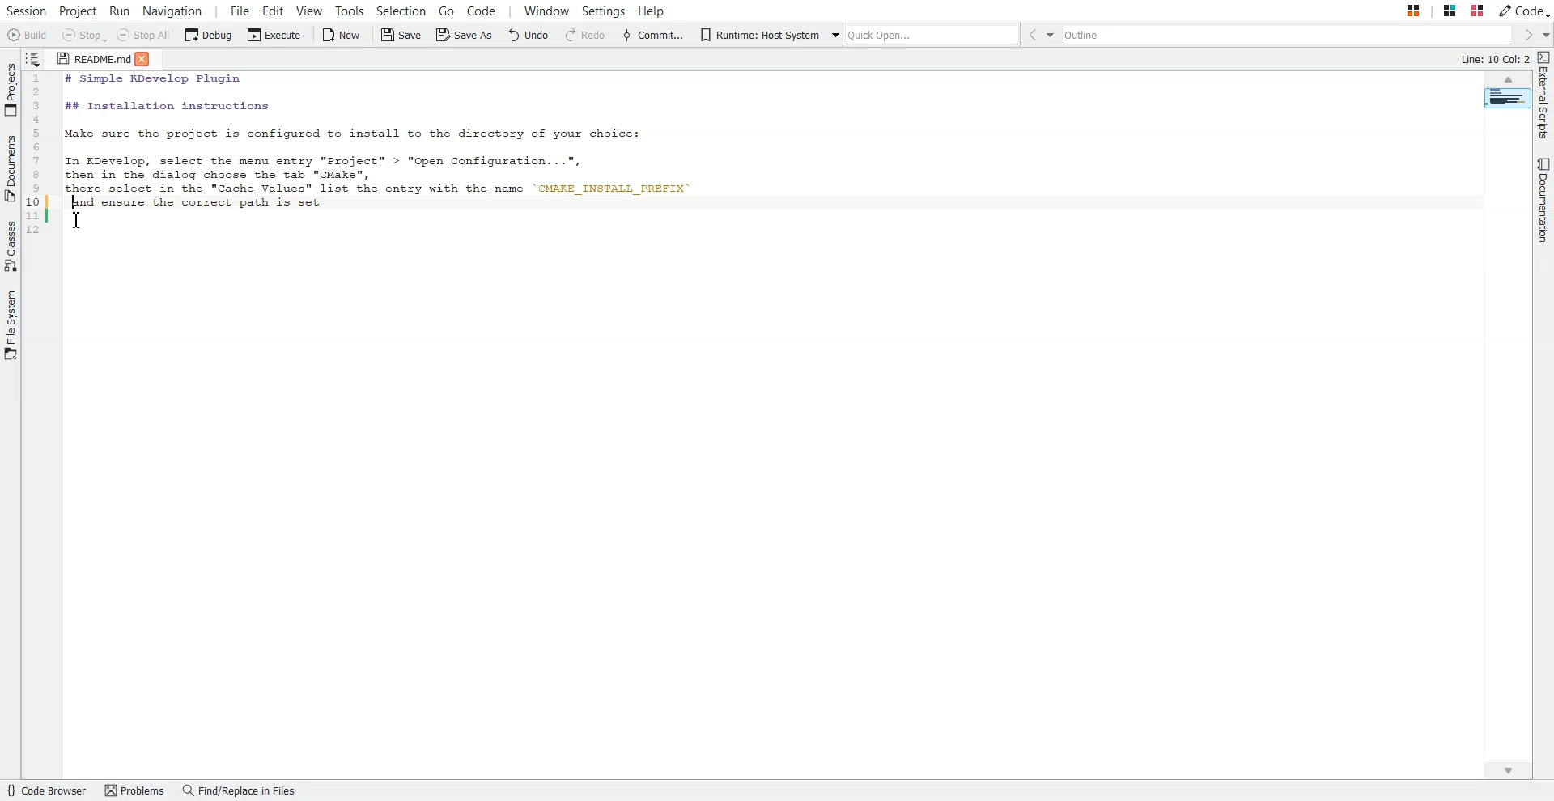 Image resolution: width=1554 pixels, height=801 pixels. What do you see at coordinates (207, 36) in the screenshot?
I see `Debug` at bounding box center [207, 36].